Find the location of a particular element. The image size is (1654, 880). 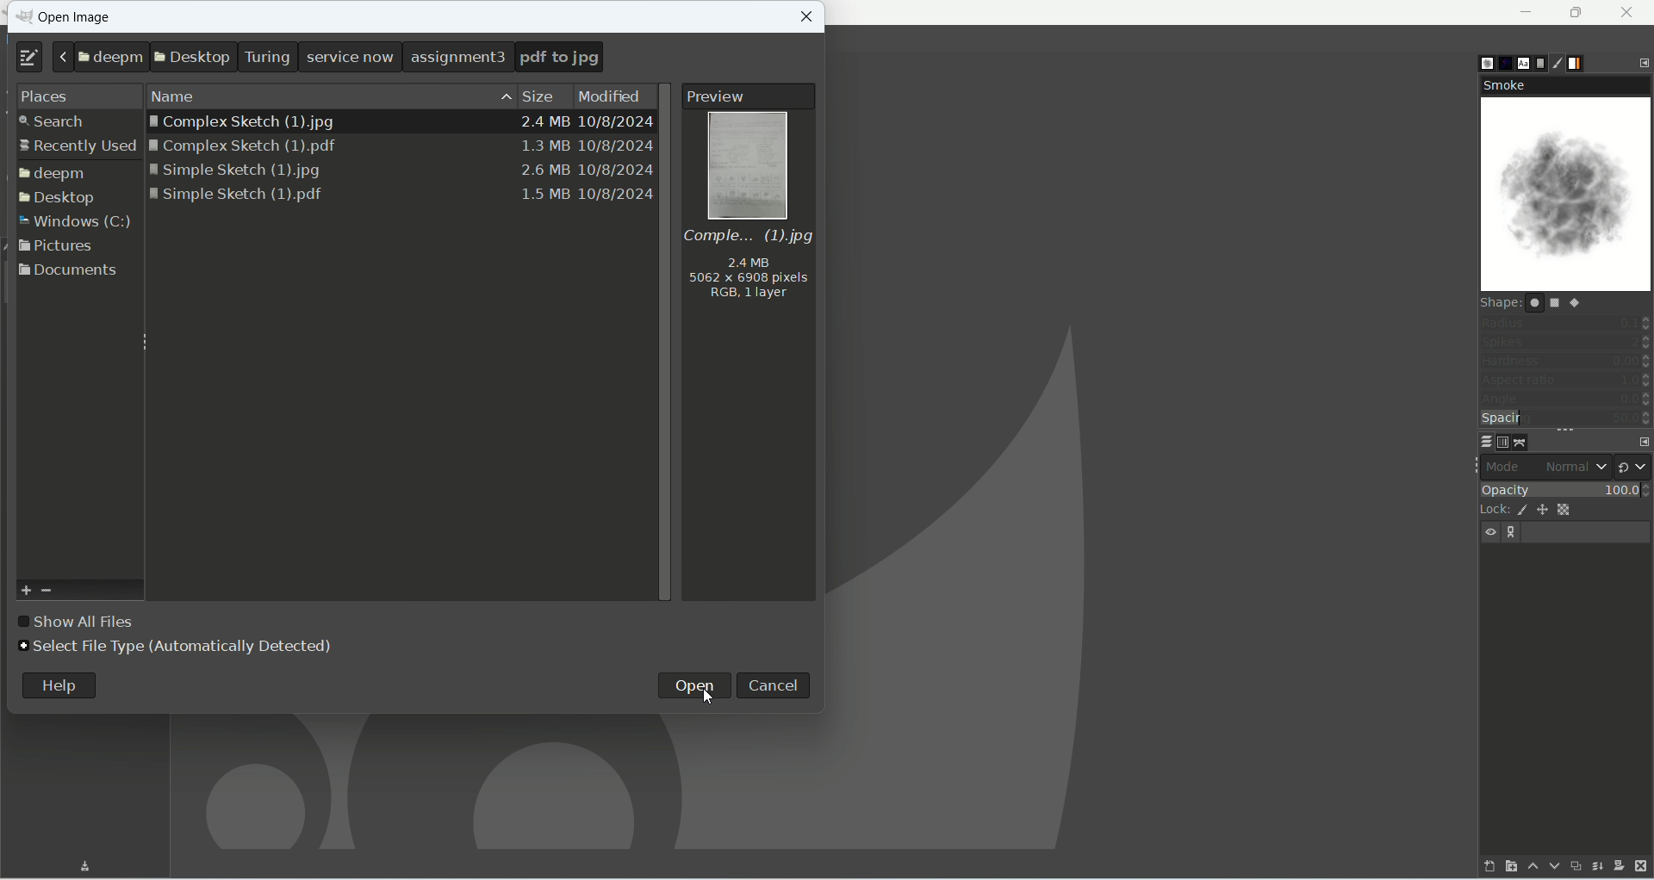

switch to another group is located at coordinates (1632, 466).